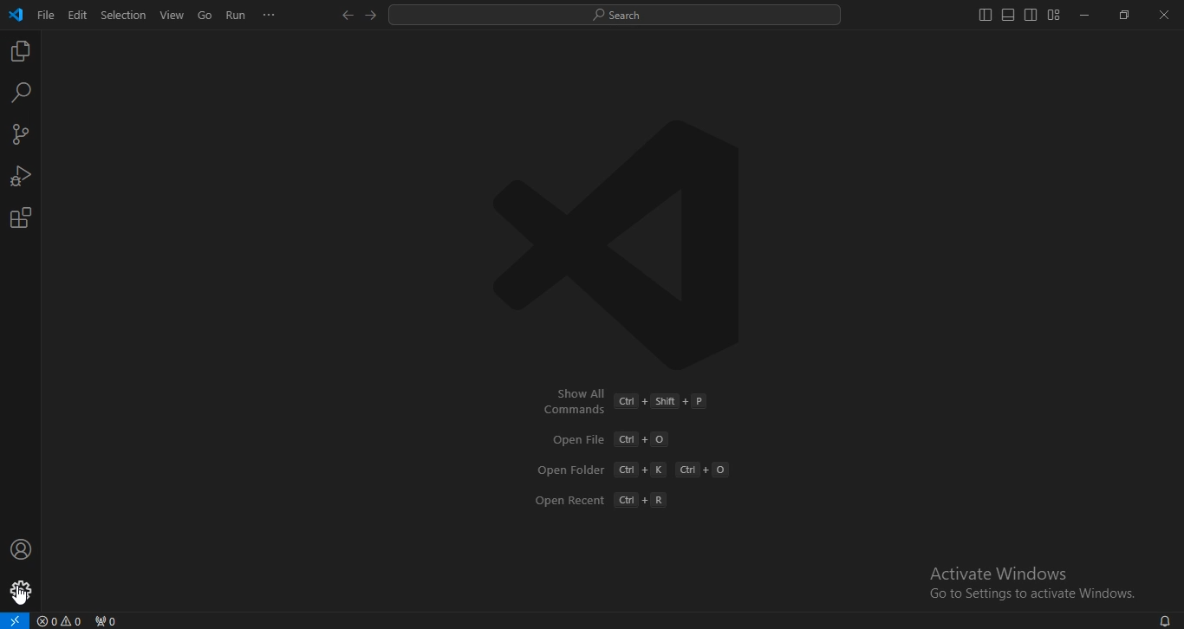 The image size is (1184, 629). Describe the element at coordinates (1053, 15) in the screenshot. I see `customize layout` at that location.